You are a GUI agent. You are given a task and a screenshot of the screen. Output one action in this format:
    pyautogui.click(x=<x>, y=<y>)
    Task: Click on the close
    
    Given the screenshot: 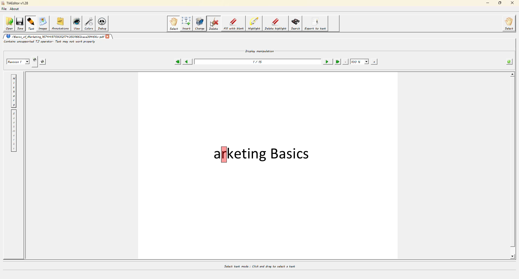 What is the action you would take?
    pyautogui.click(x=108, y=36)
    